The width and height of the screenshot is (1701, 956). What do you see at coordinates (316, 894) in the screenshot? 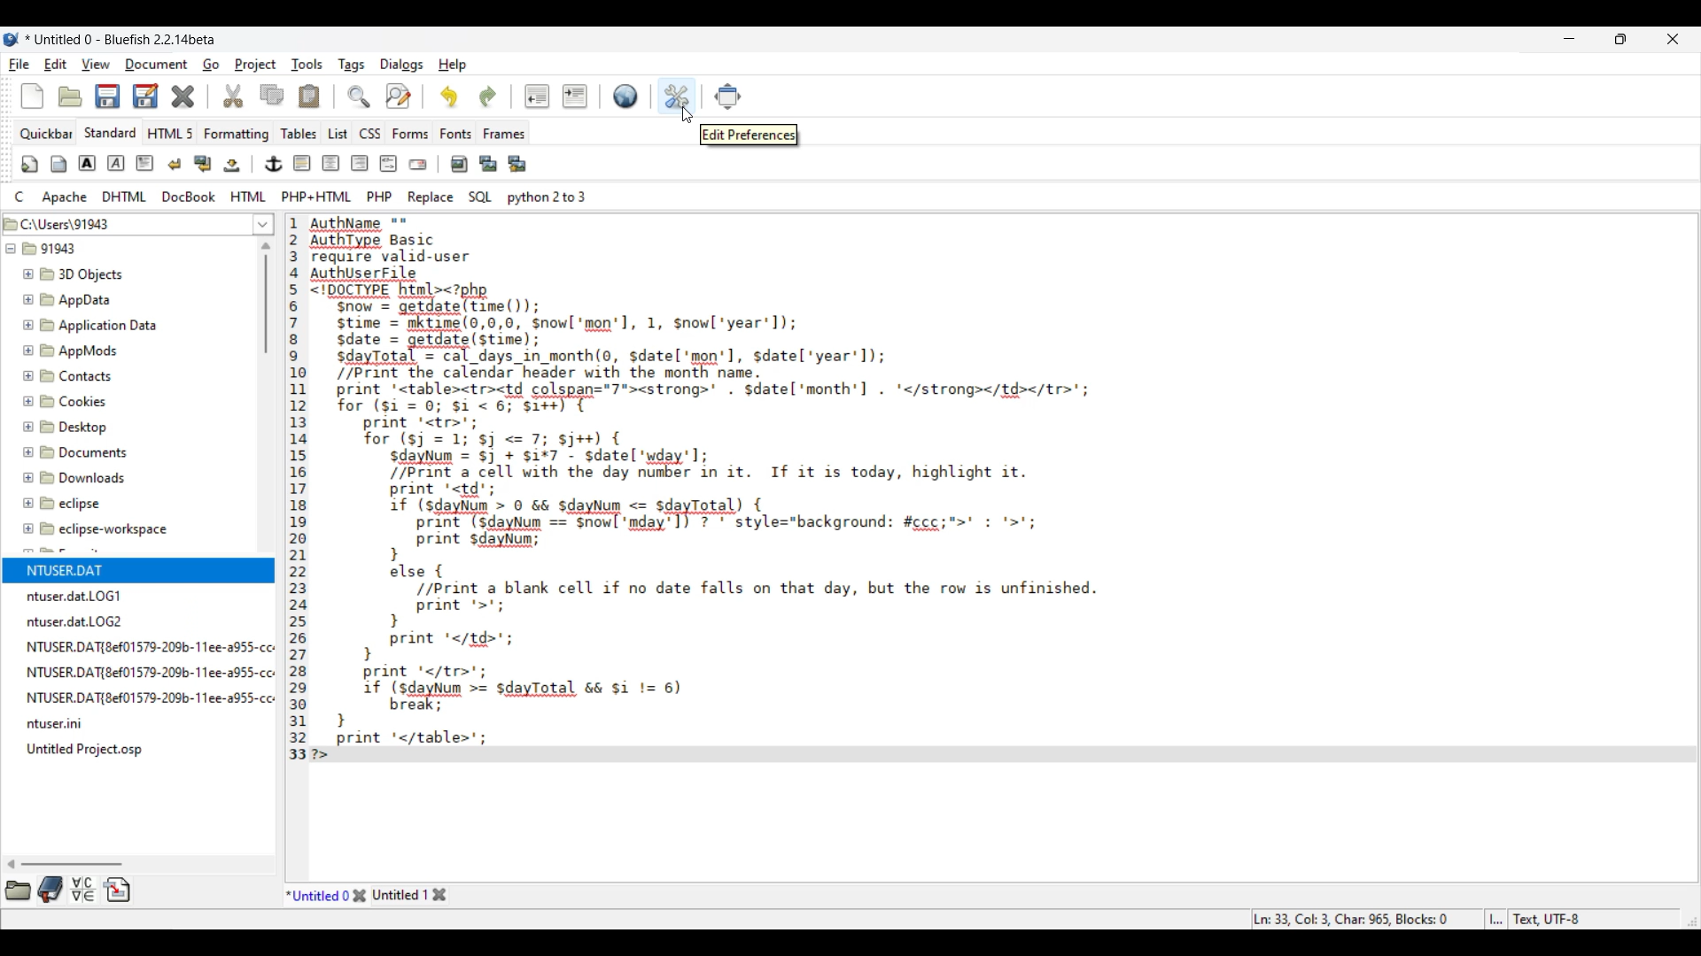
I see `Current tab` at bounding box center [316, 894].